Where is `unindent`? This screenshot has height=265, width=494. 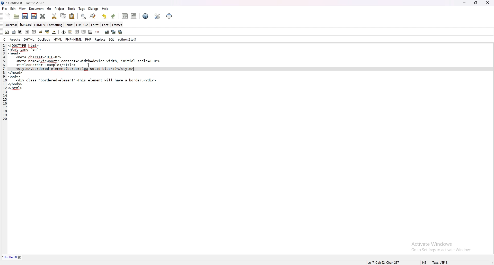 unindent is located at coordinates (125, 16).